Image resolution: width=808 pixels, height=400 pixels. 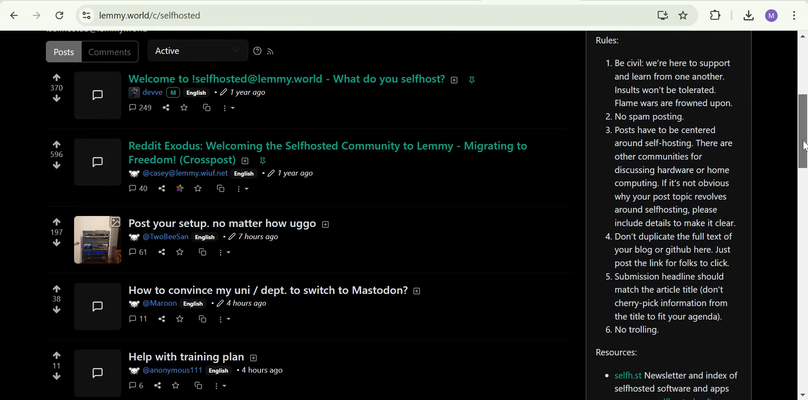 I want to click on Resources:, so click(x=669, y=373).